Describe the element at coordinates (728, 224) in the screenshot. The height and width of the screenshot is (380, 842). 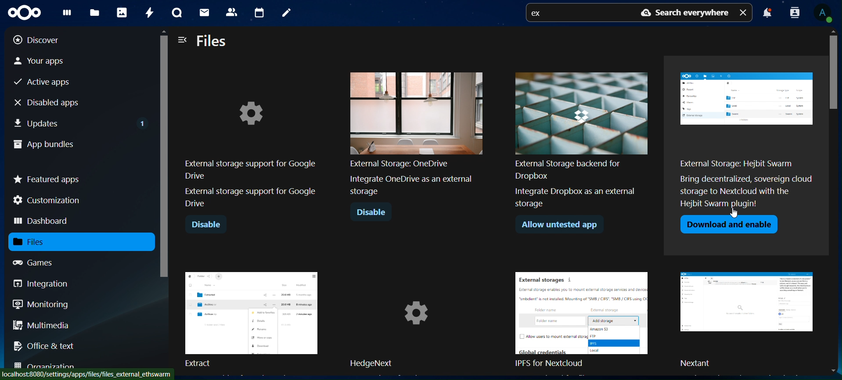
I see `download and enable` at that location.